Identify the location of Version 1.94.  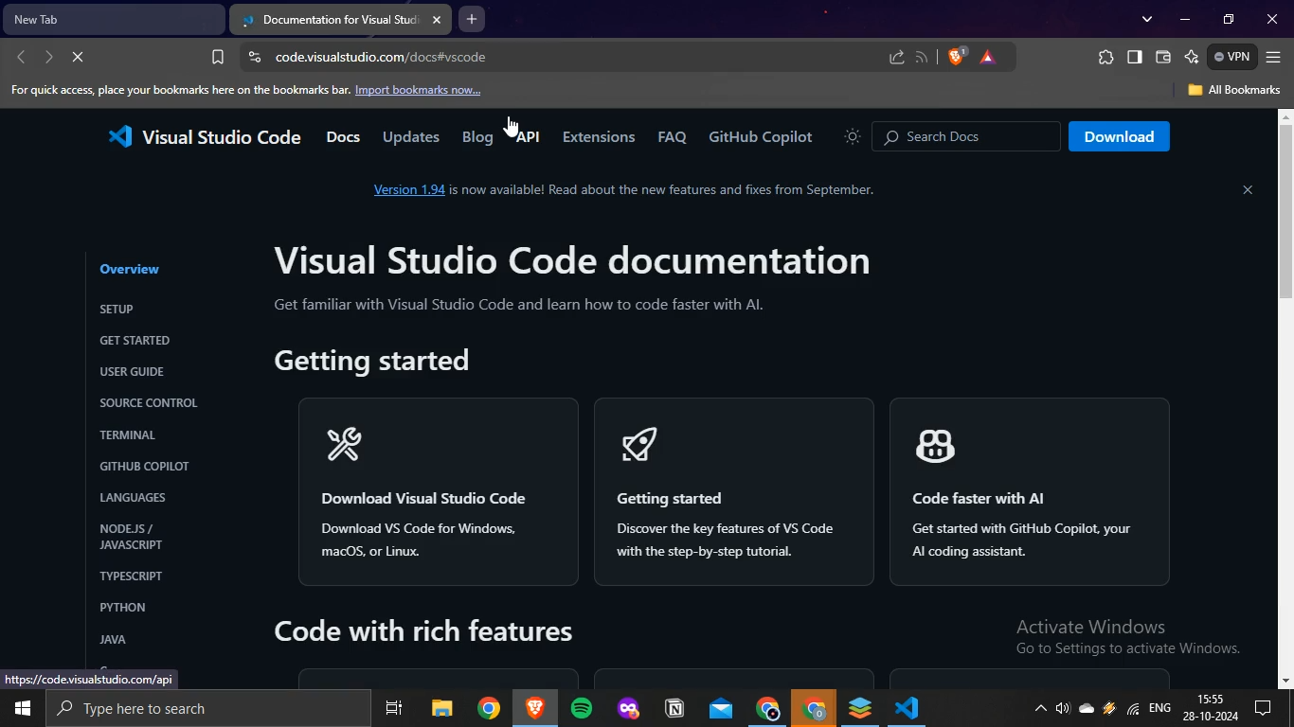
(406, 189).